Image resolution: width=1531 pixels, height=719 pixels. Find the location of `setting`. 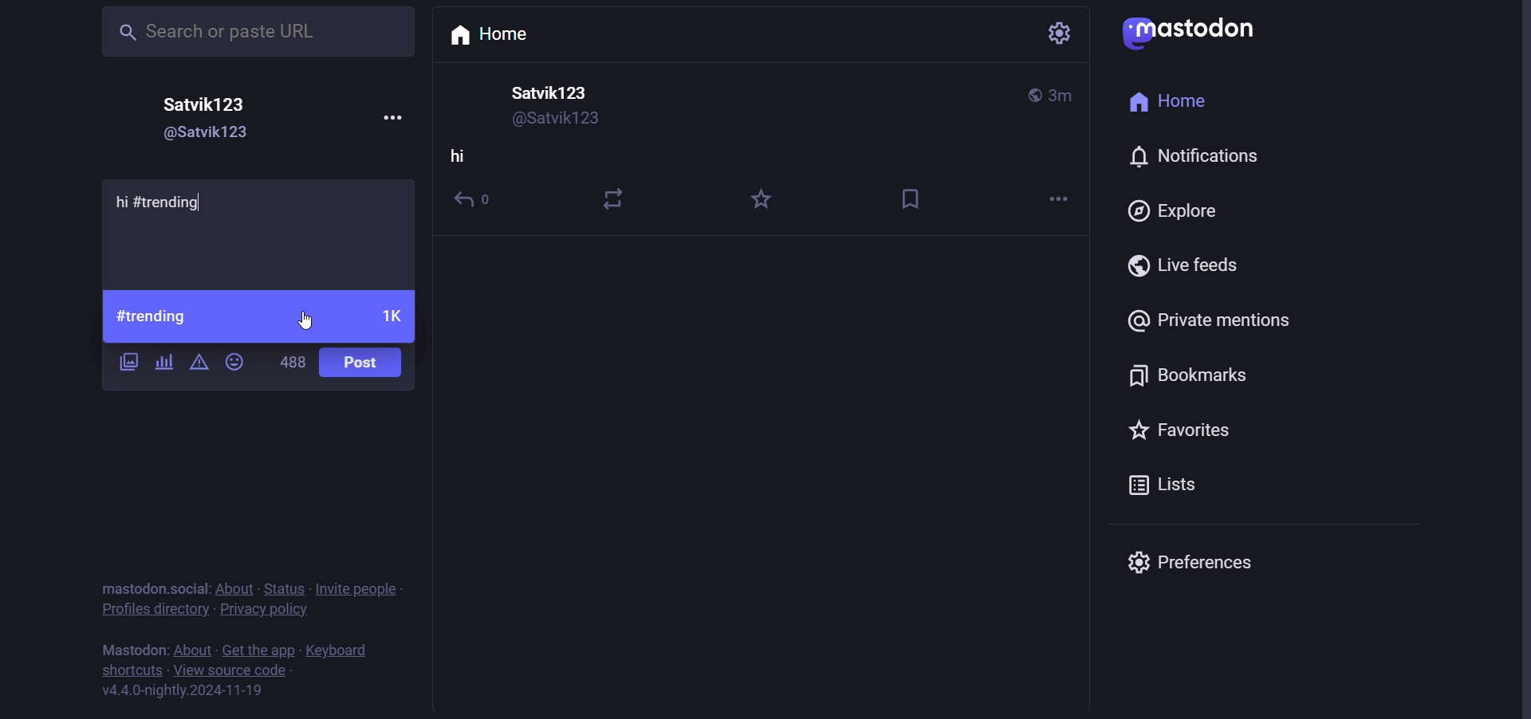

setting is located at coordinates (1056, 37).